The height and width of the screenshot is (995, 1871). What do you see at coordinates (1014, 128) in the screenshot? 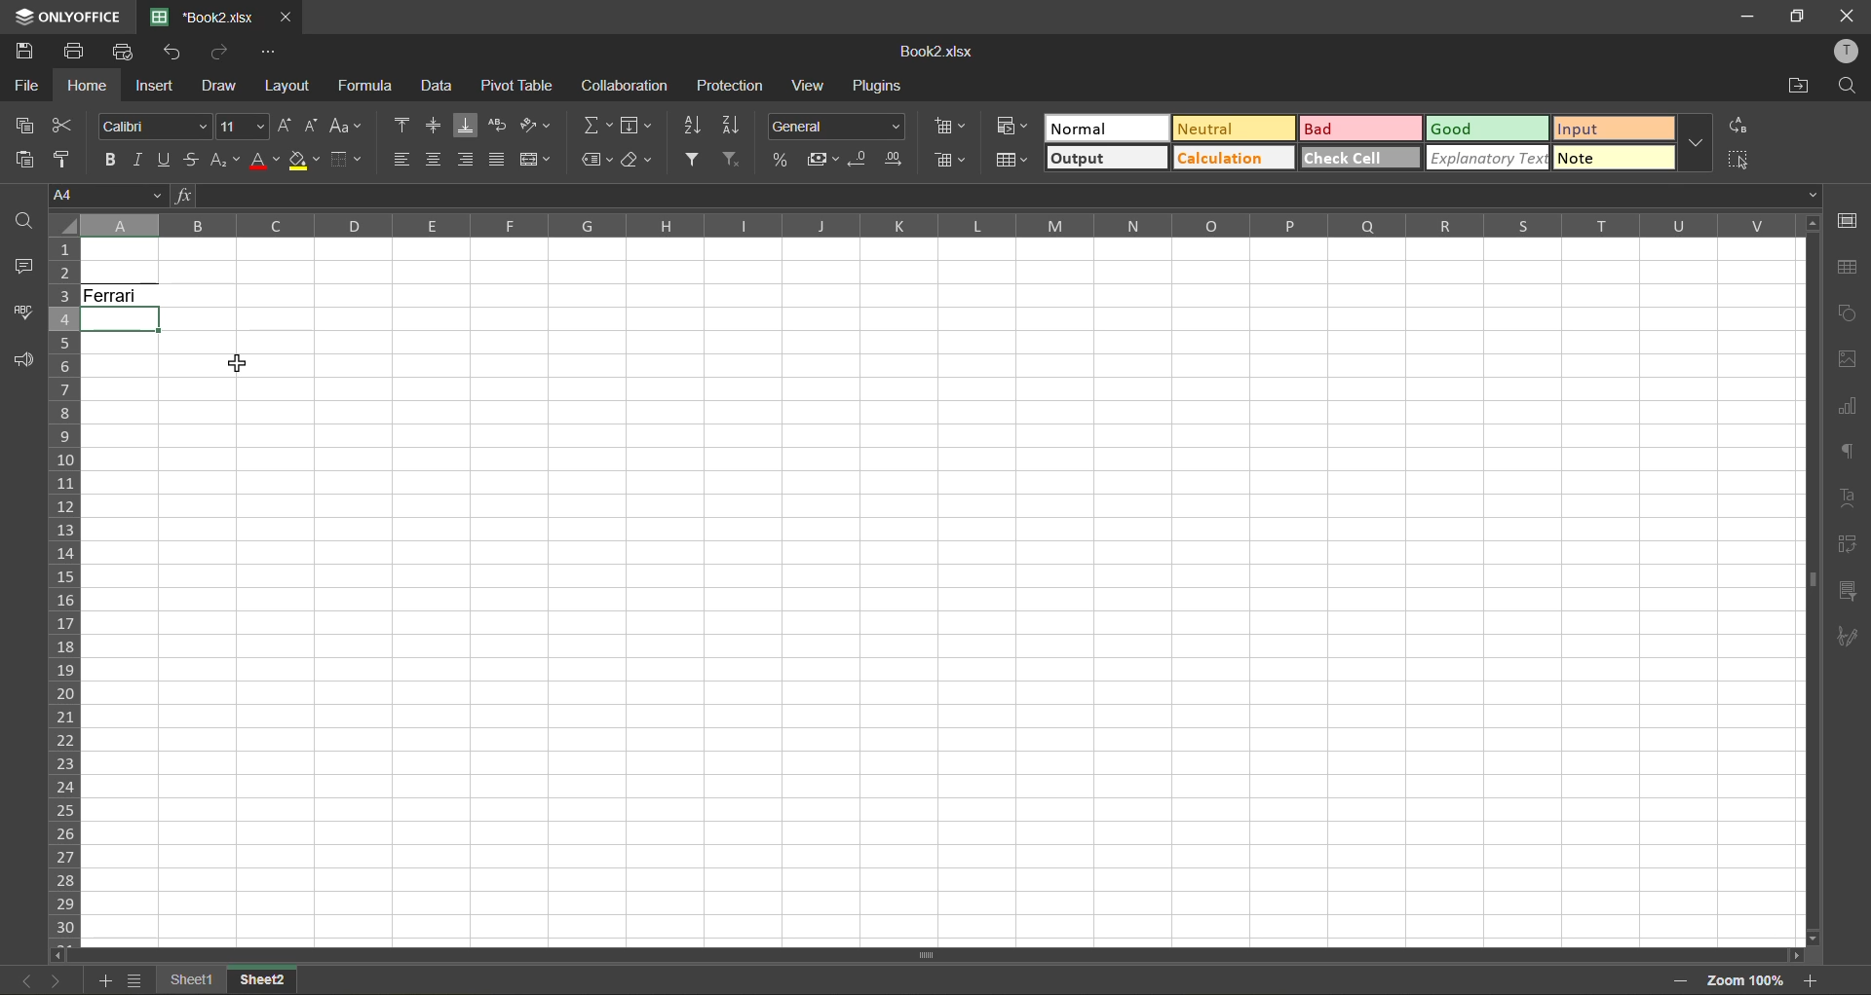
I see `conditional formatting` at bounding box center [1014, 128].